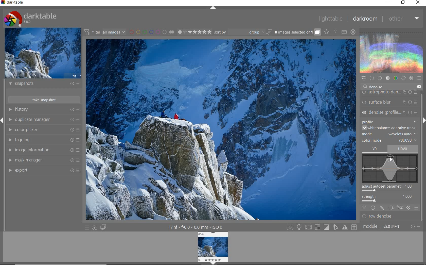 This screenshot has width=426, height=265. I want to click on WAVELETS MAP, so click(390, 169).